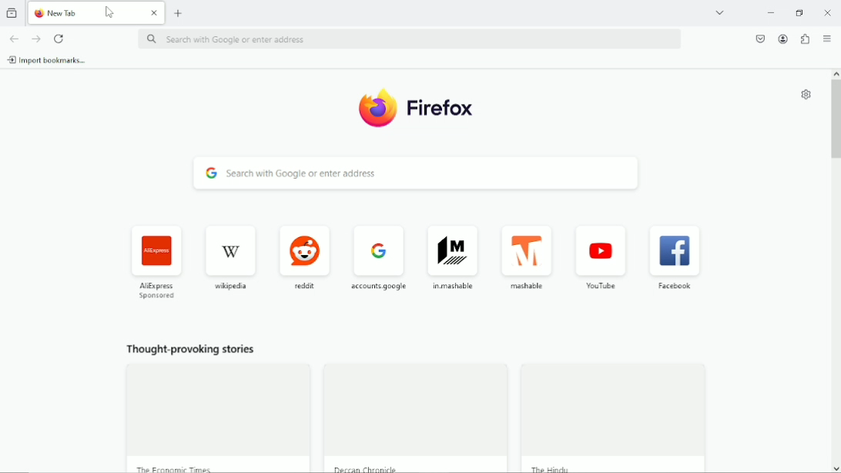 This screenshot has width=841, height=473. I want to click on facebook, so click(677, 260).